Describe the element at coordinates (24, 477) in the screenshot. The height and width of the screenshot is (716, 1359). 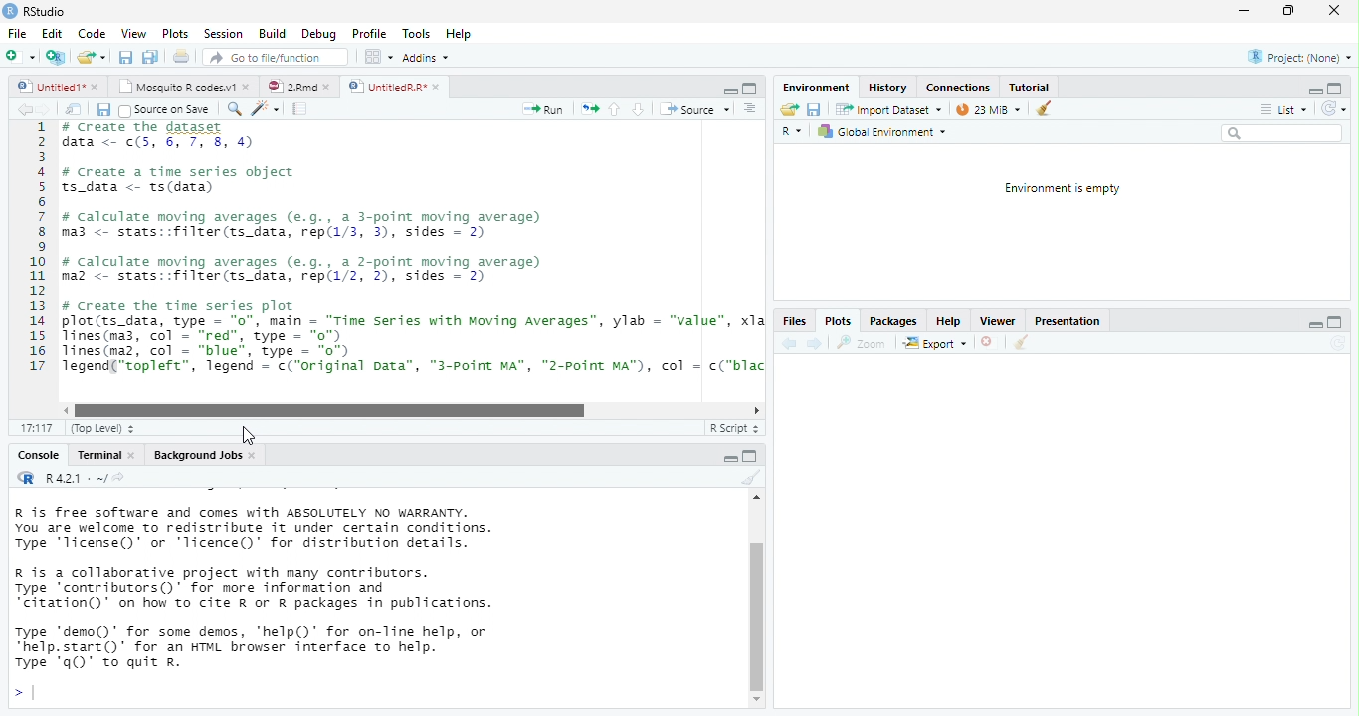
I see `R` at that location.